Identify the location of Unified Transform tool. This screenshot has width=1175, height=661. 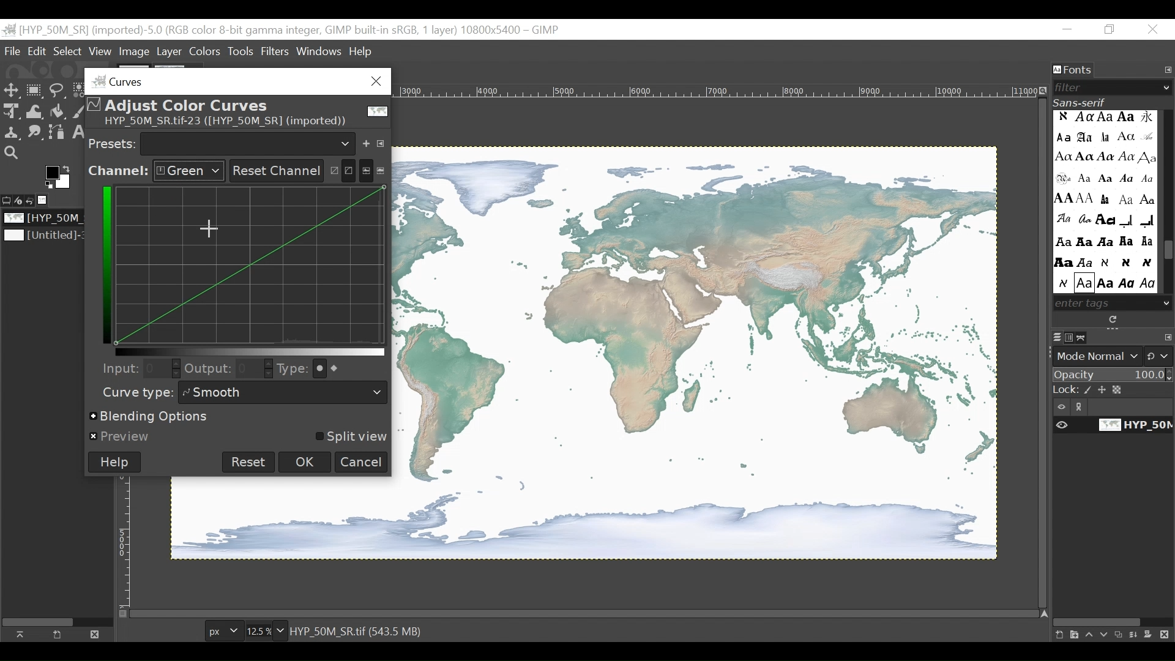
(10, 111).